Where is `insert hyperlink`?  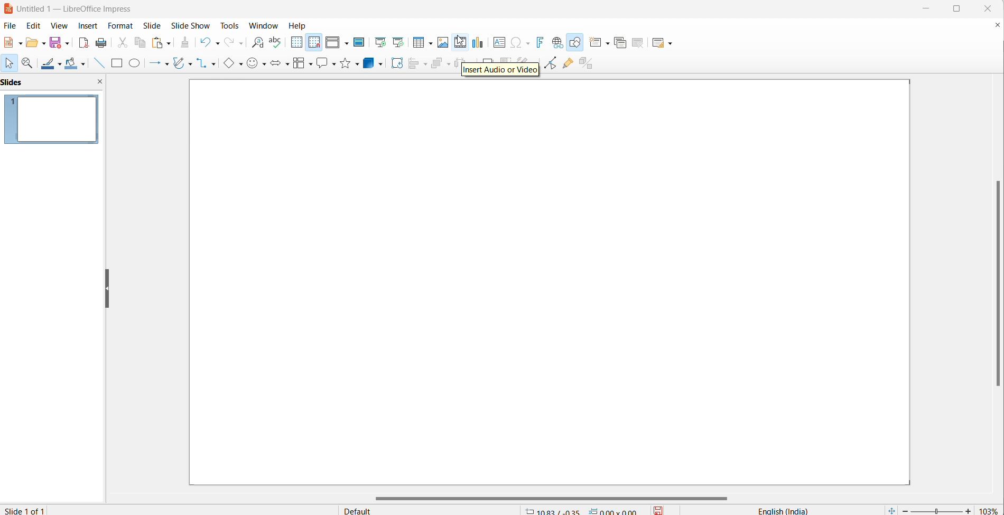 insert hyperlink is located at coordinates (559, 43).